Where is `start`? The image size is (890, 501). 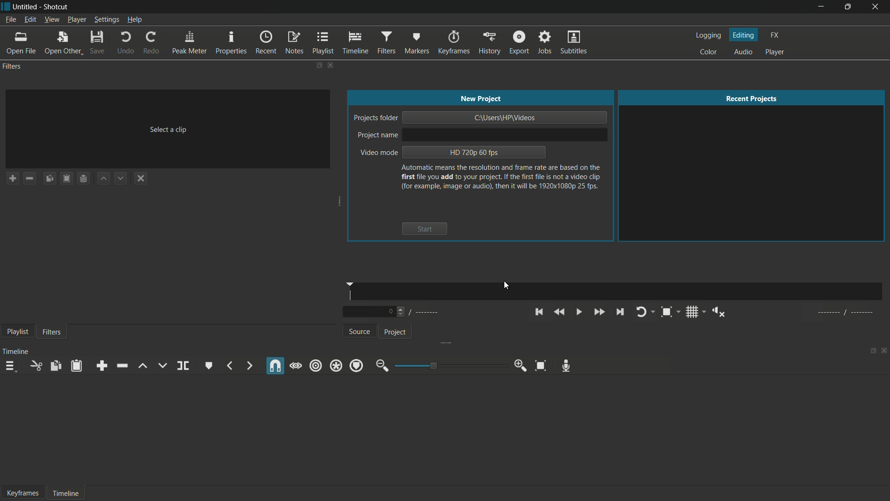 start is located at coordinates (424, 229).